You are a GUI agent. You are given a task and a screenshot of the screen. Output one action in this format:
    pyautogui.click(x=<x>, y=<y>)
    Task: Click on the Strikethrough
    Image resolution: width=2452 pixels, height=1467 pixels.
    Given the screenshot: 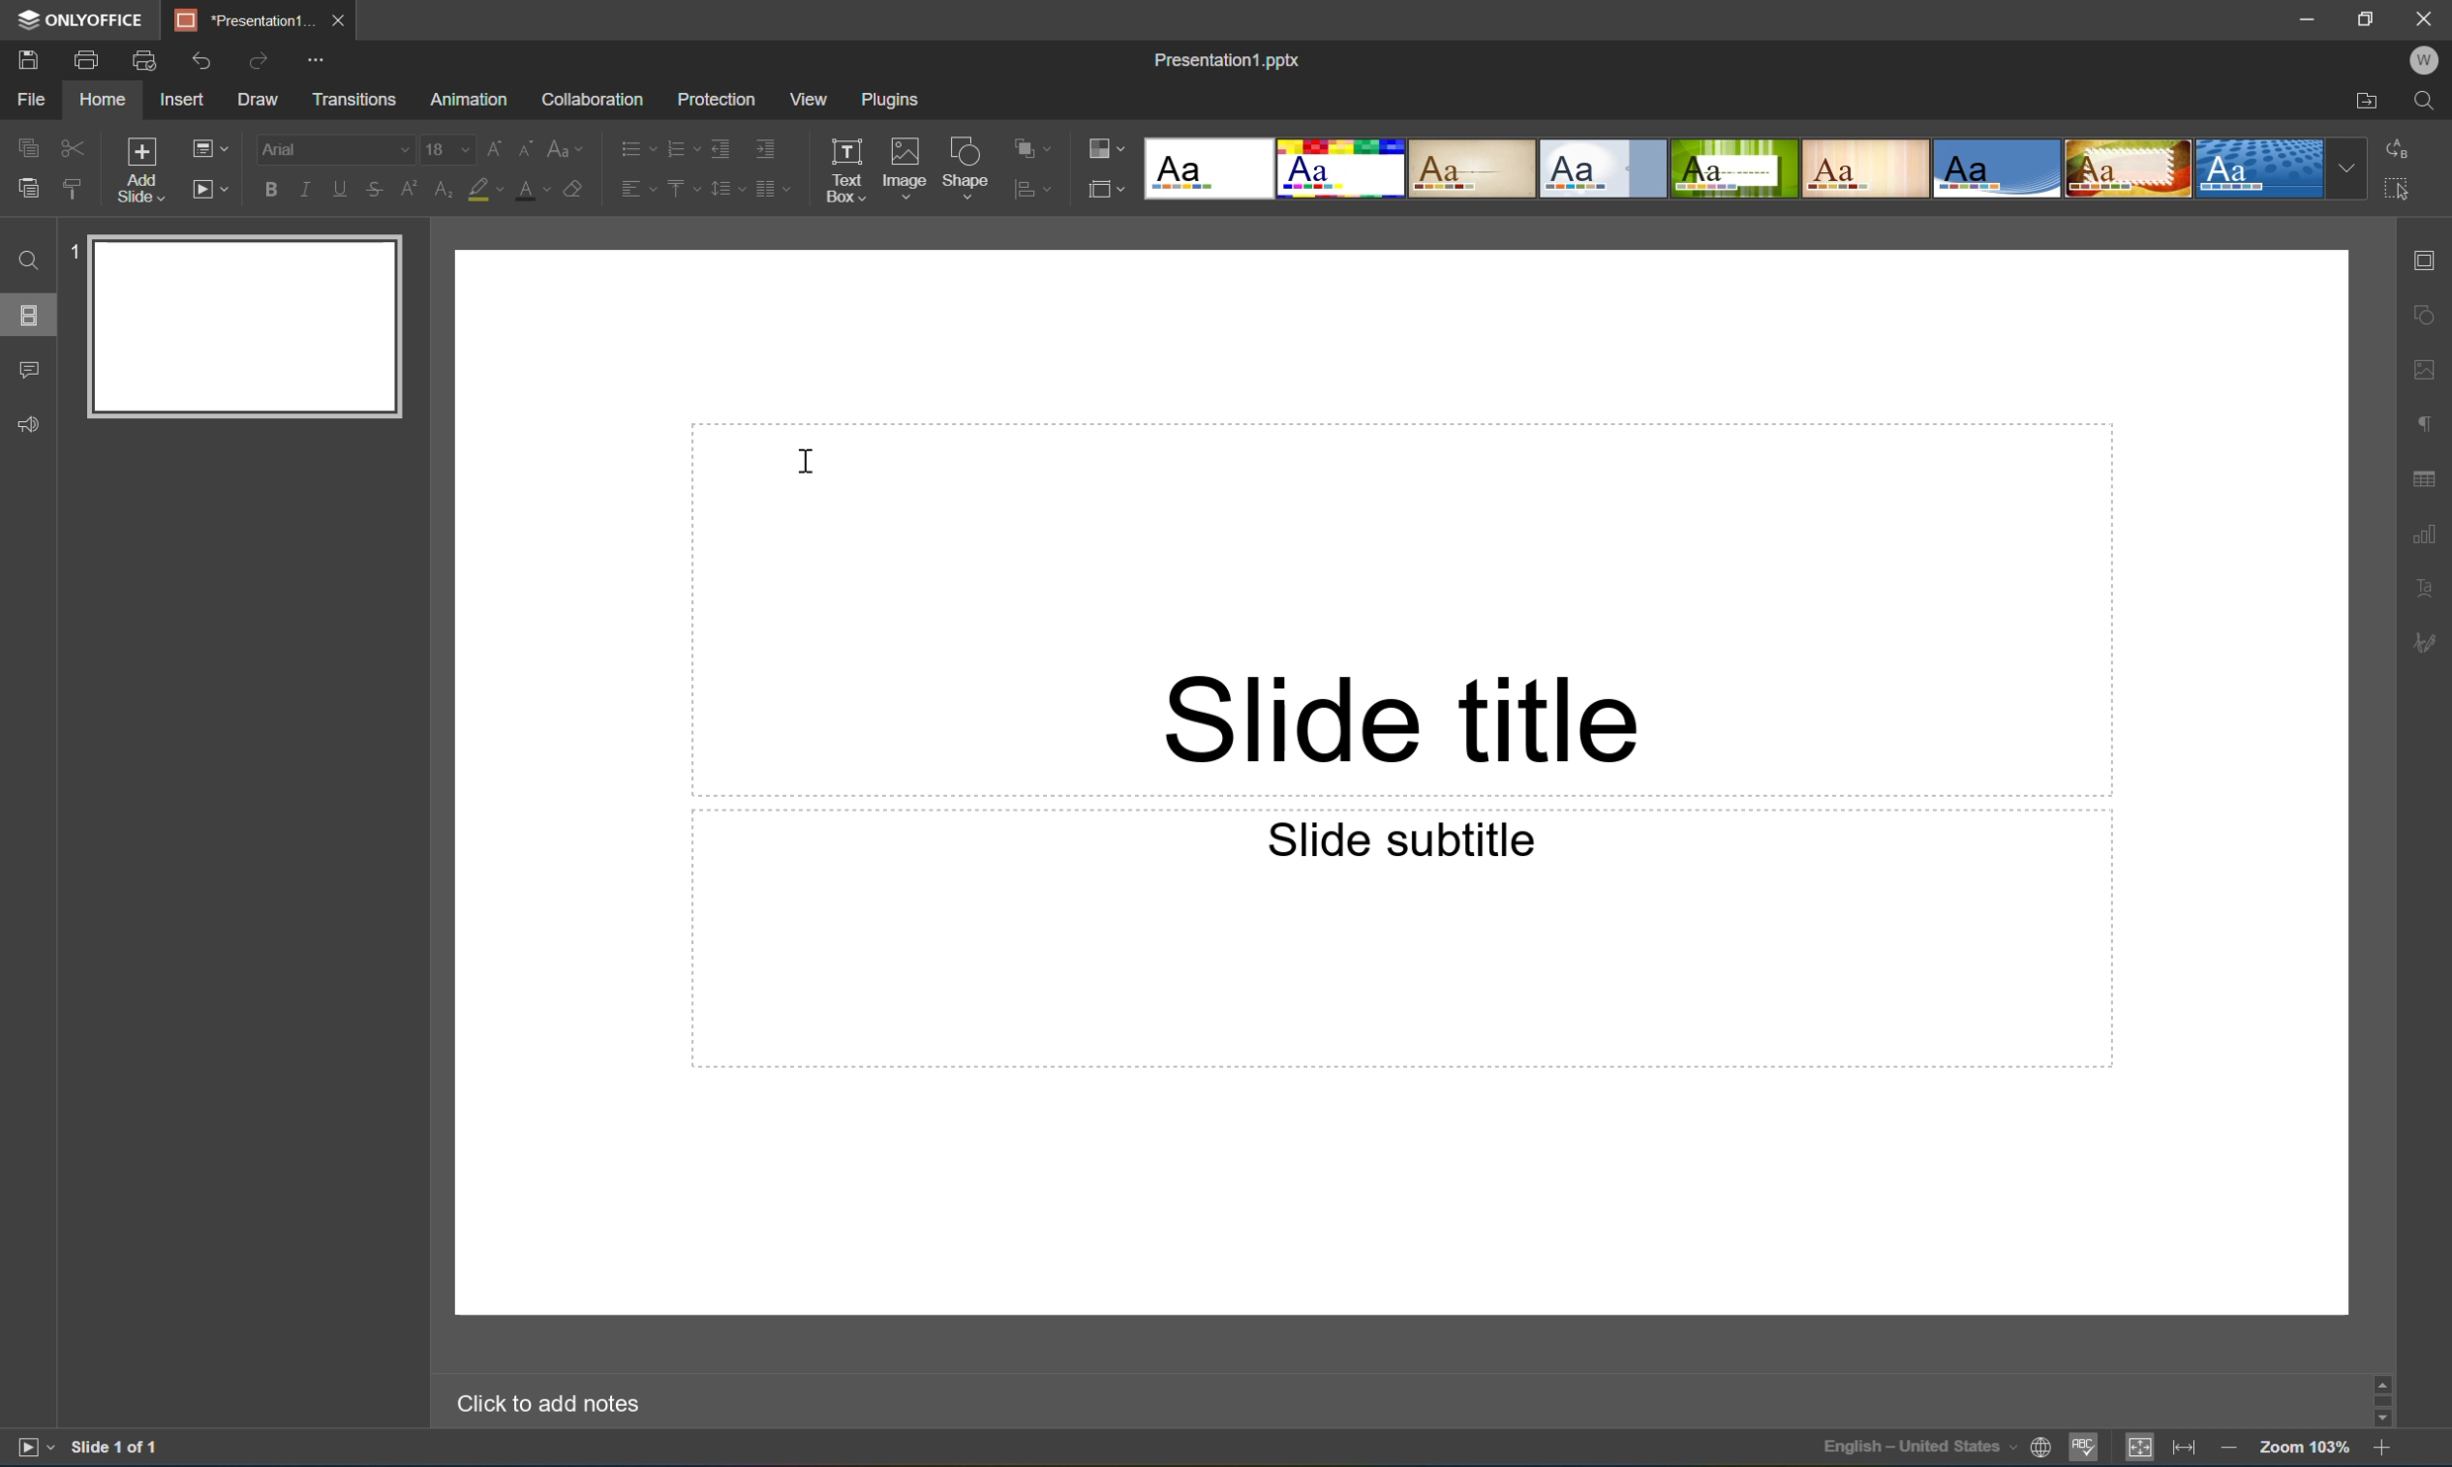 What is the action you would take?
    pyautogui.click(x=375, y=189)
    